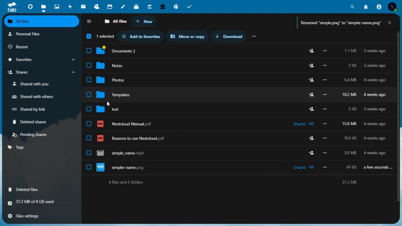  What do you see at coordinates (71, 6) in the screenshot?
I see `activity` at bounding box center [71, 6].